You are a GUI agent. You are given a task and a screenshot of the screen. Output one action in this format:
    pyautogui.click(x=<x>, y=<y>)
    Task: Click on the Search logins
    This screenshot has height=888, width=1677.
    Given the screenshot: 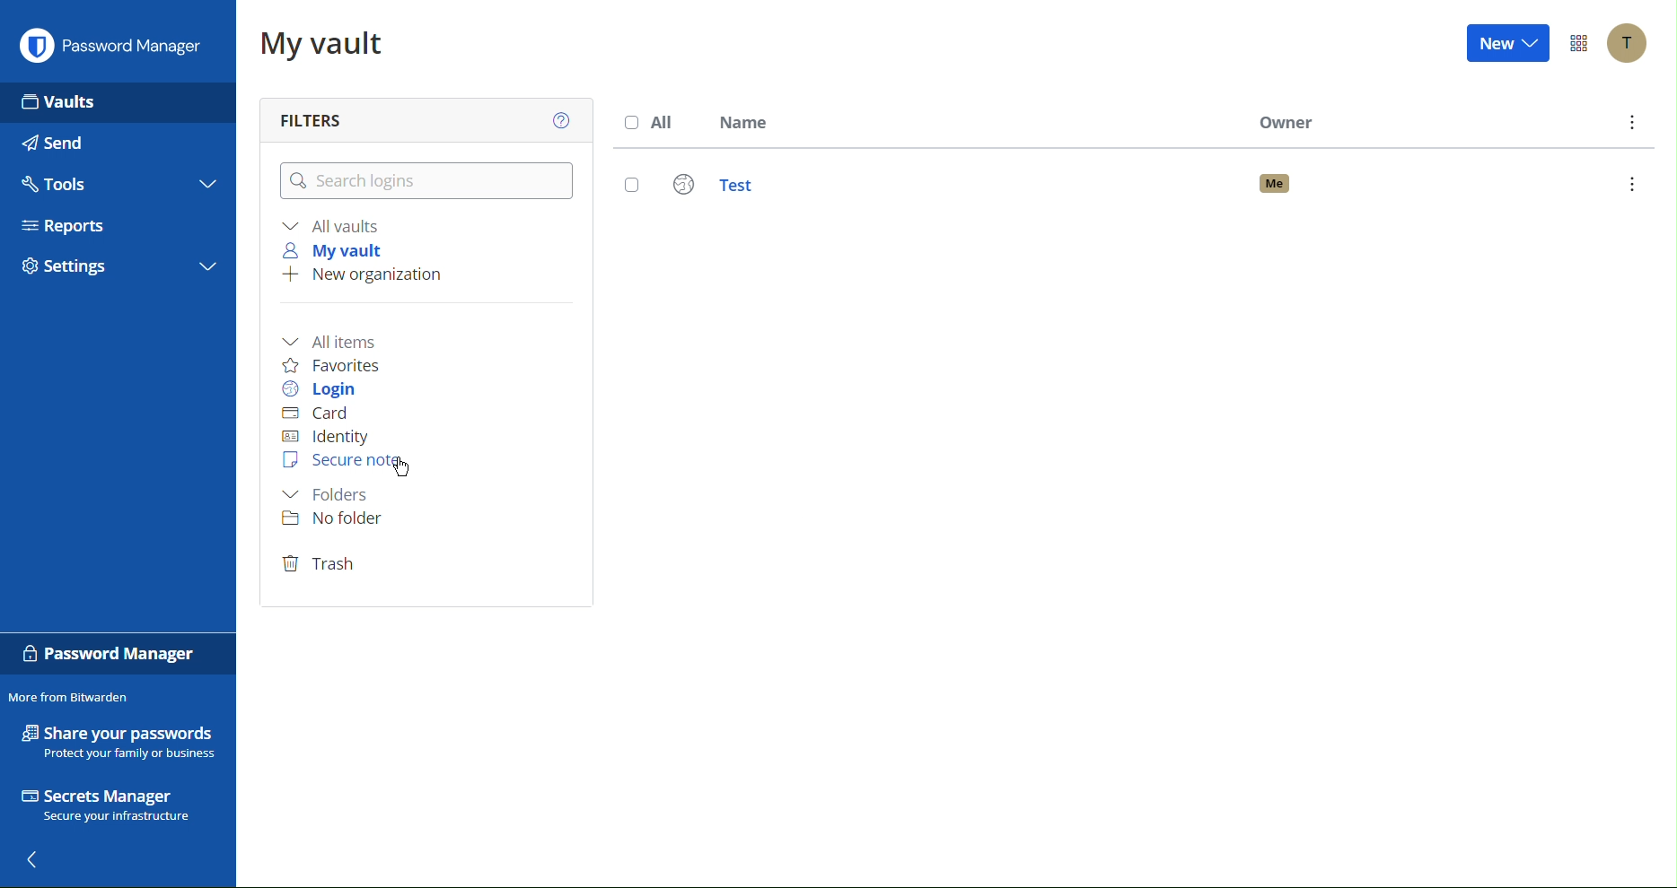 What is the action you would take?
    pyautogui.click(x=427, y=180)
    